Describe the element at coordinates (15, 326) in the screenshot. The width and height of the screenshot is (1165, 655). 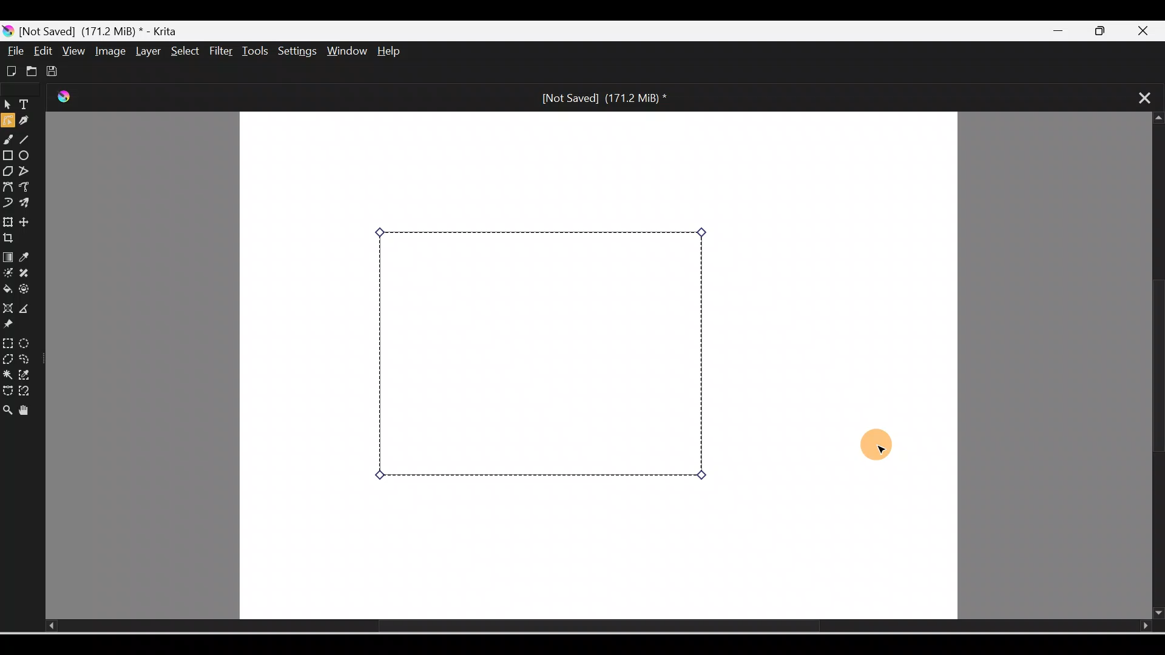
I see `Reference images tool` at that location.